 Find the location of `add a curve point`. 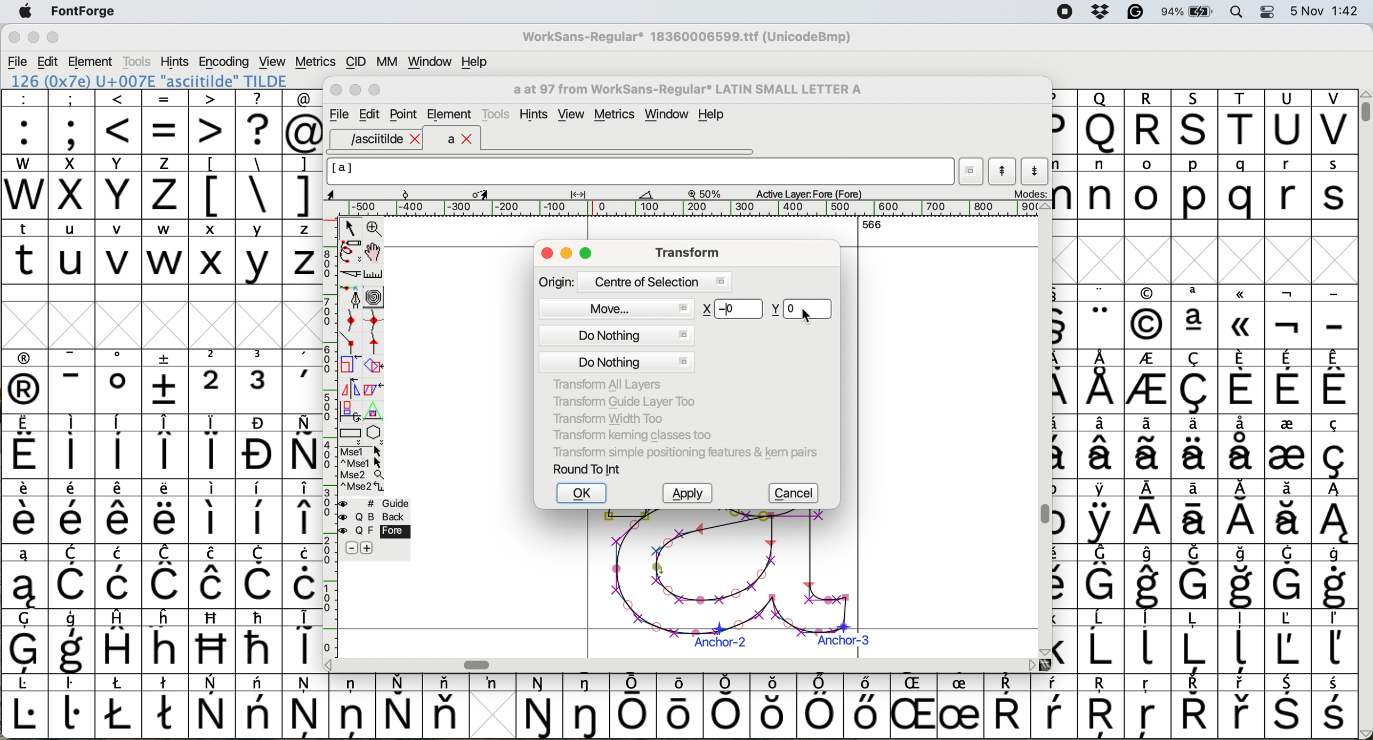

add a curve point is located at coordinates (351, 320).